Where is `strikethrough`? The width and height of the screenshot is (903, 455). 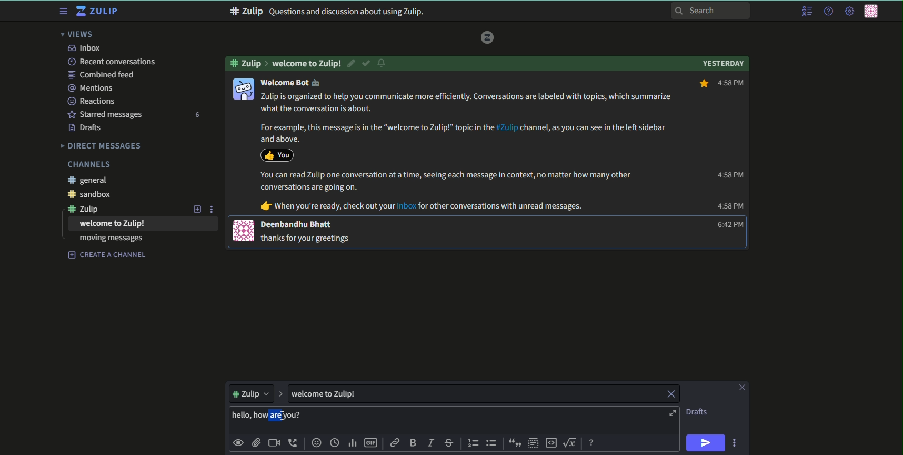 strikethrough is located at coordinates (449, 443).